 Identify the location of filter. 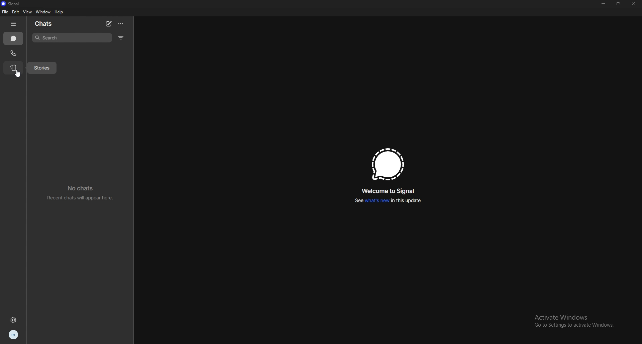
(122, 38).